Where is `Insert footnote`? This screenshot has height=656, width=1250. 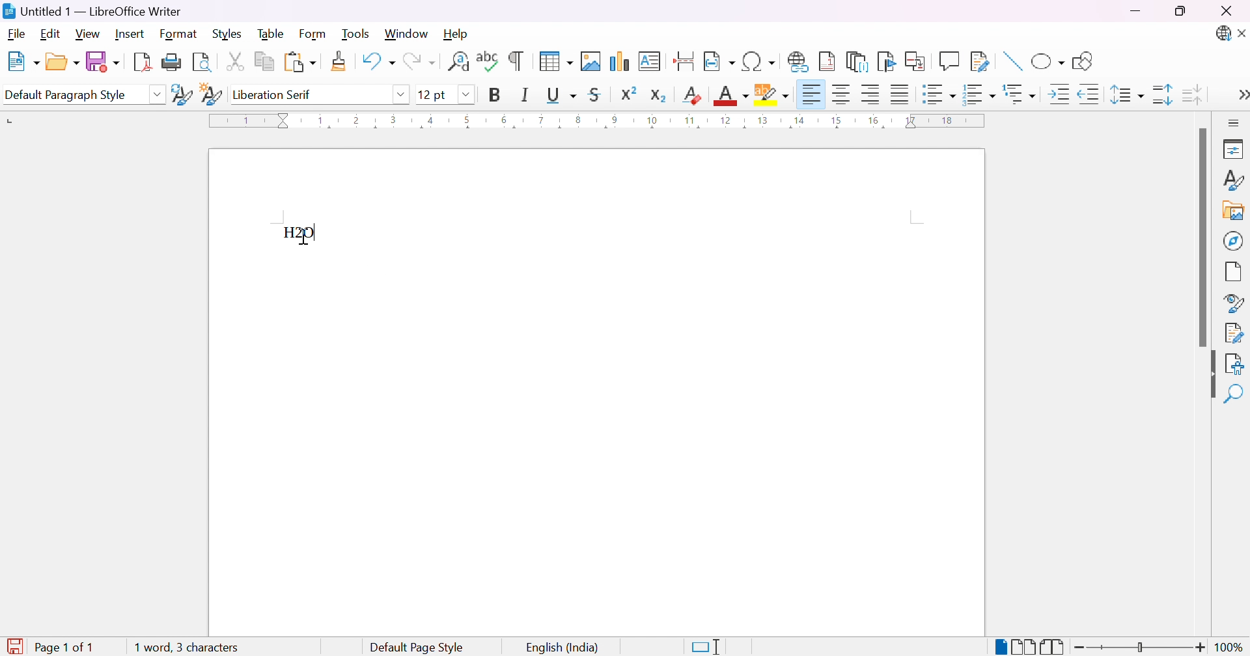
Insert footnote is located at coordinates (827, 61).